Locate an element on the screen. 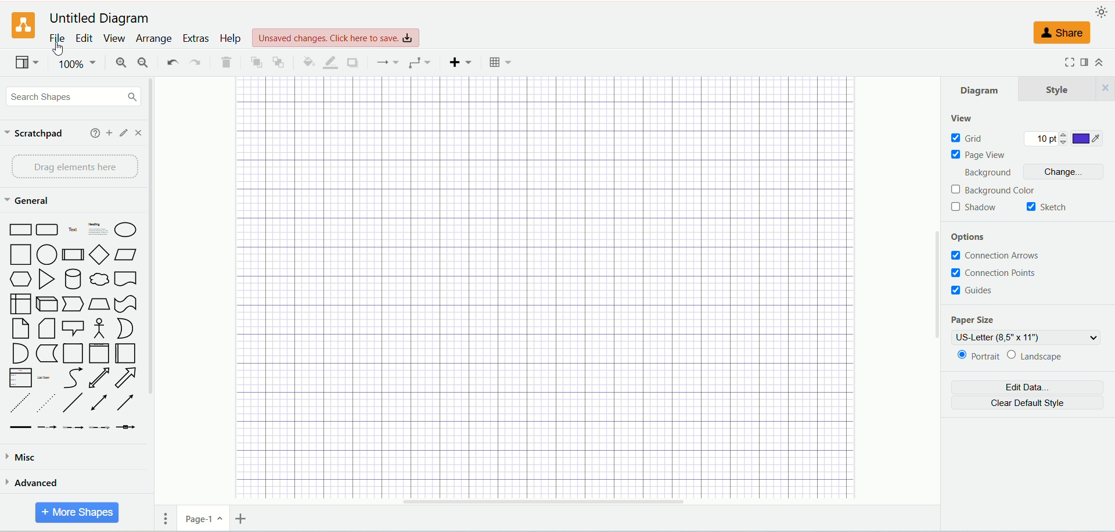 This screenshot has width=1115, height=532. And is located at coordinates (19, 353).